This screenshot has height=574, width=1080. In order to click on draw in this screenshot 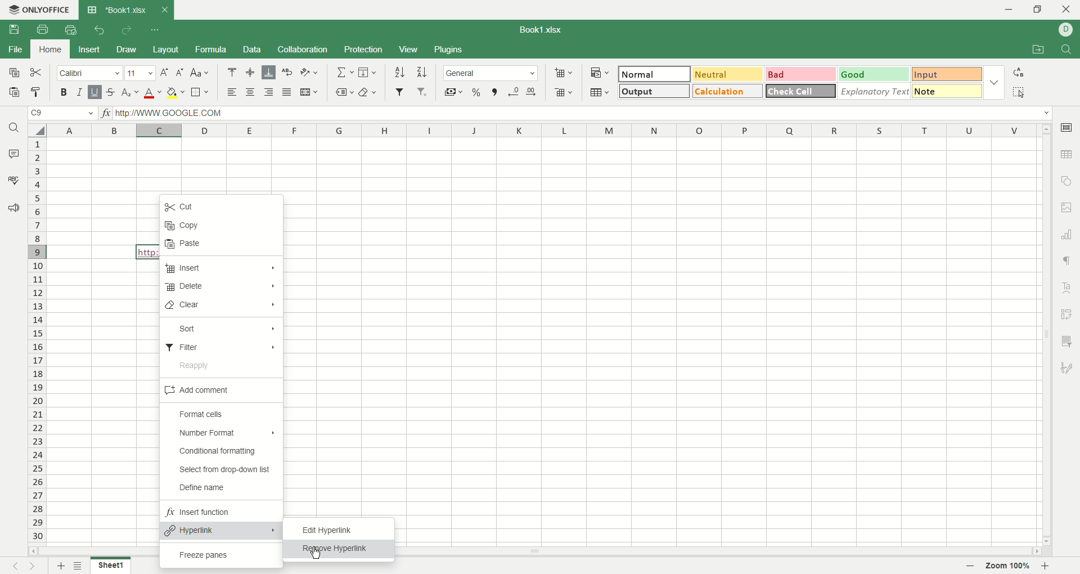, I will do `click(127, 50)`.